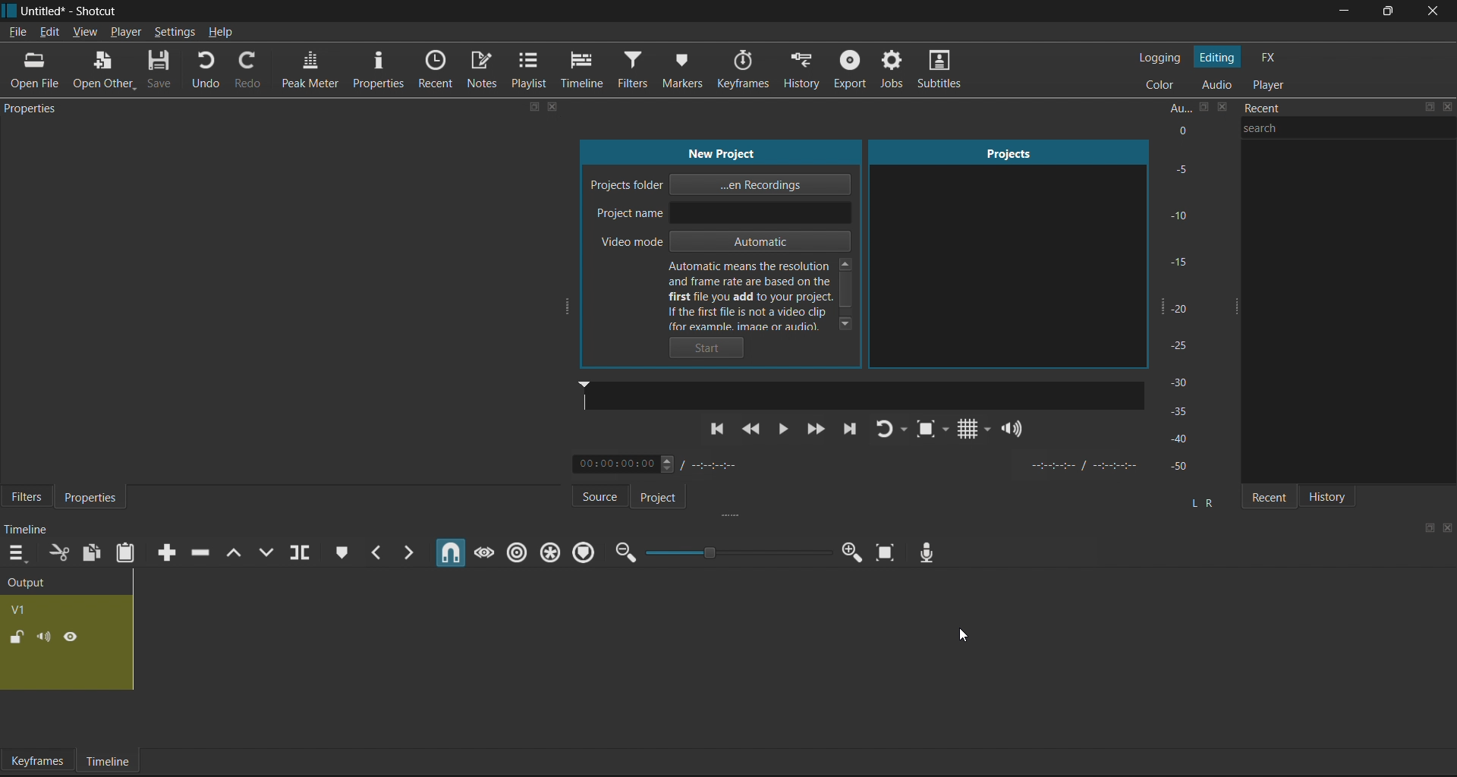 The width and height of the screenshot is (1457, 777). Describe the element at coordinates (586, 70) in the screenshot. I see `Timeline` at that location.